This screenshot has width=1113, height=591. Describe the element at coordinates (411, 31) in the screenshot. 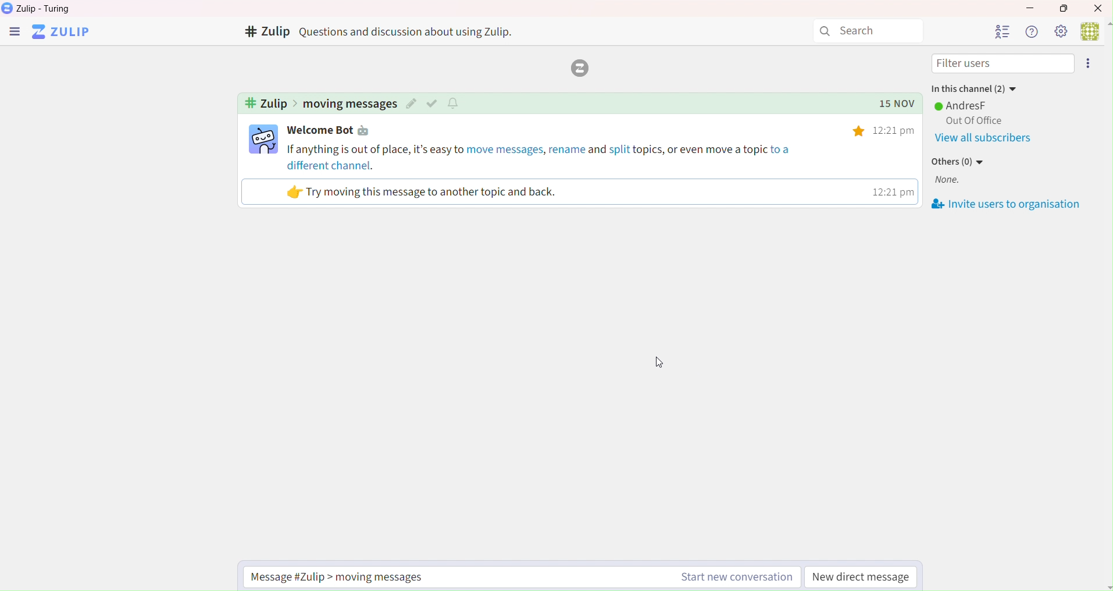

I see `Questions and discussion about using Zulip.` at that location.